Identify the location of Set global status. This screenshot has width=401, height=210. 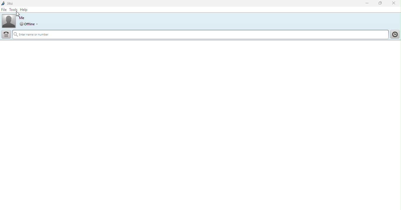
(31, 25).